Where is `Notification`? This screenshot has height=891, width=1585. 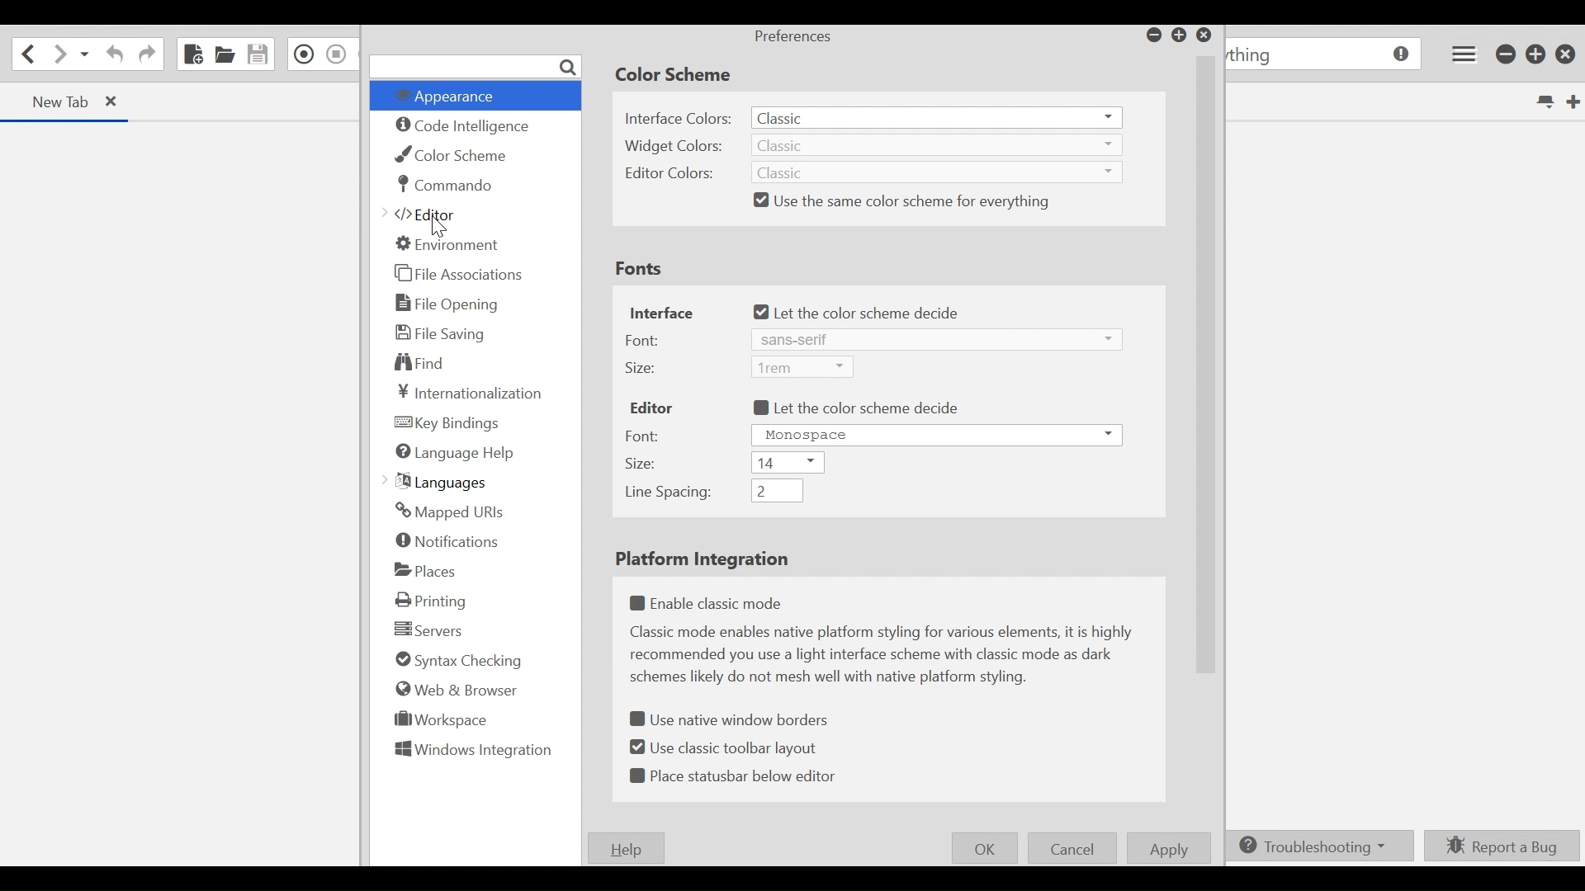
Notification is located at coordinates (444, 540).